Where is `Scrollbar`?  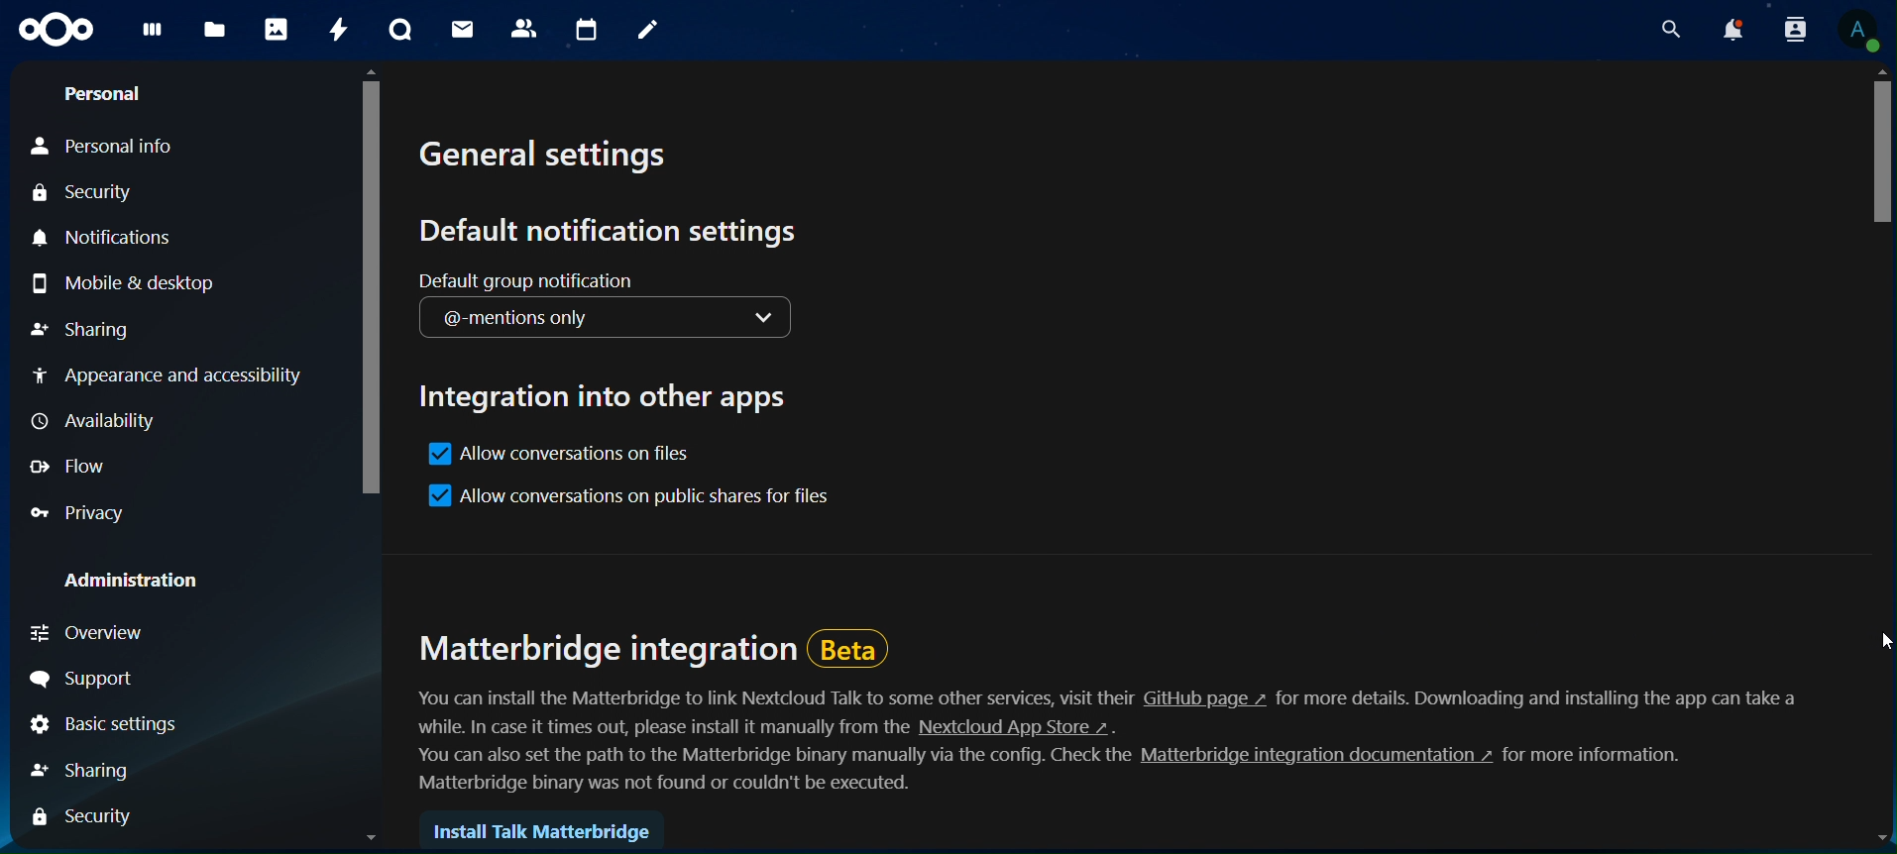 Scrollbar is located at coordinates (1877, 455).